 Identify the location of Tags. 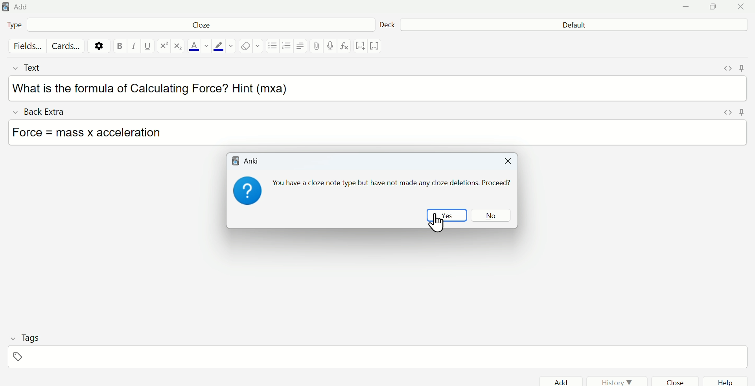
(25, 337).